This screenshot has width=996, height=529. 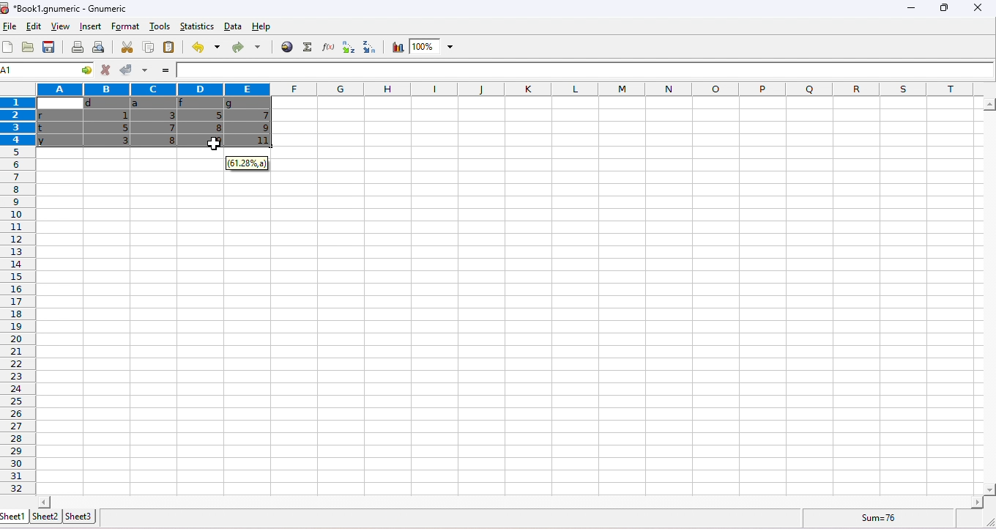 What do you see at coordinates (89, 26) in the screenshot?
I see `insert` at bounding box center [89, 26].